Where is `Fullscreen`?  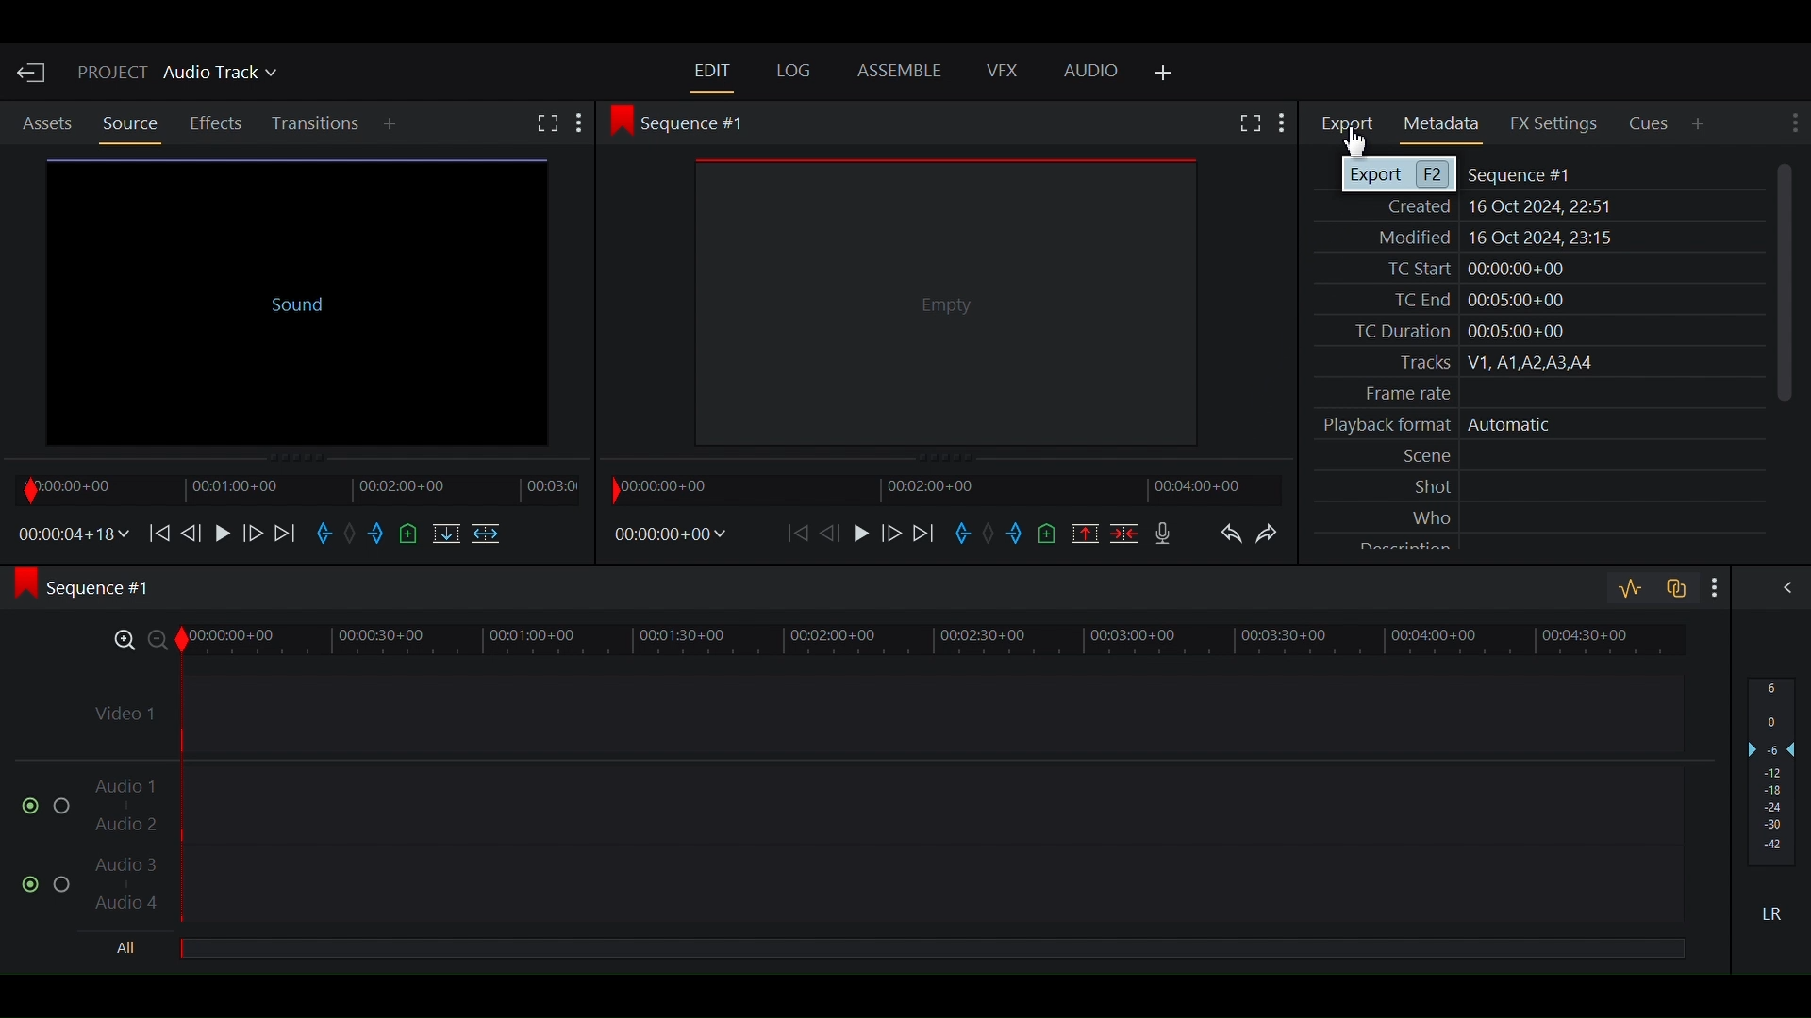 Fullscreen is located at coordinates (1248, 123).